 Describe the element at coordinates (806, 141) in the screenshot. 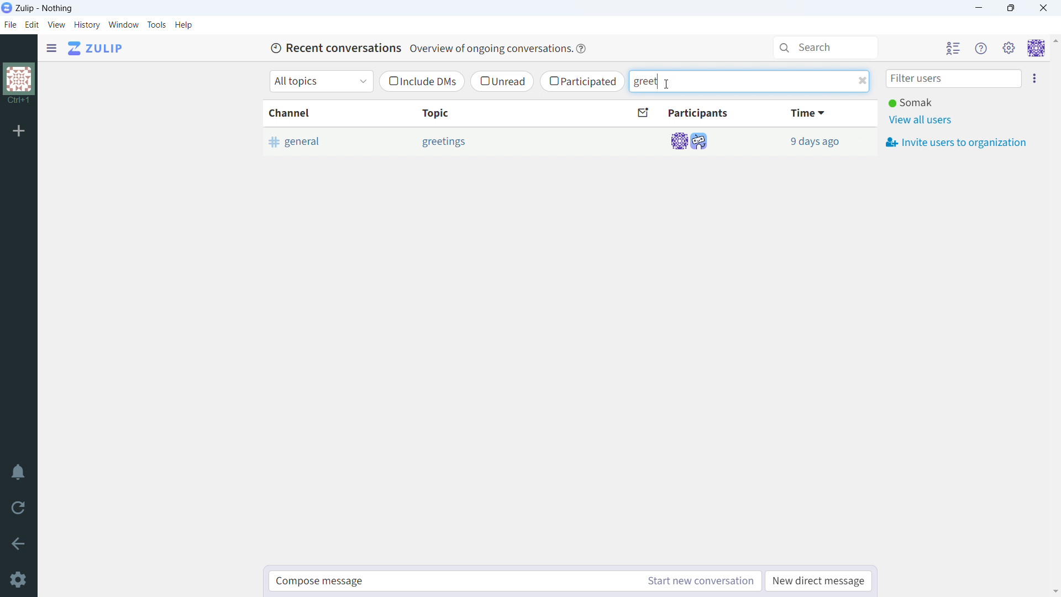

I see `13 minutes ago` at that location.